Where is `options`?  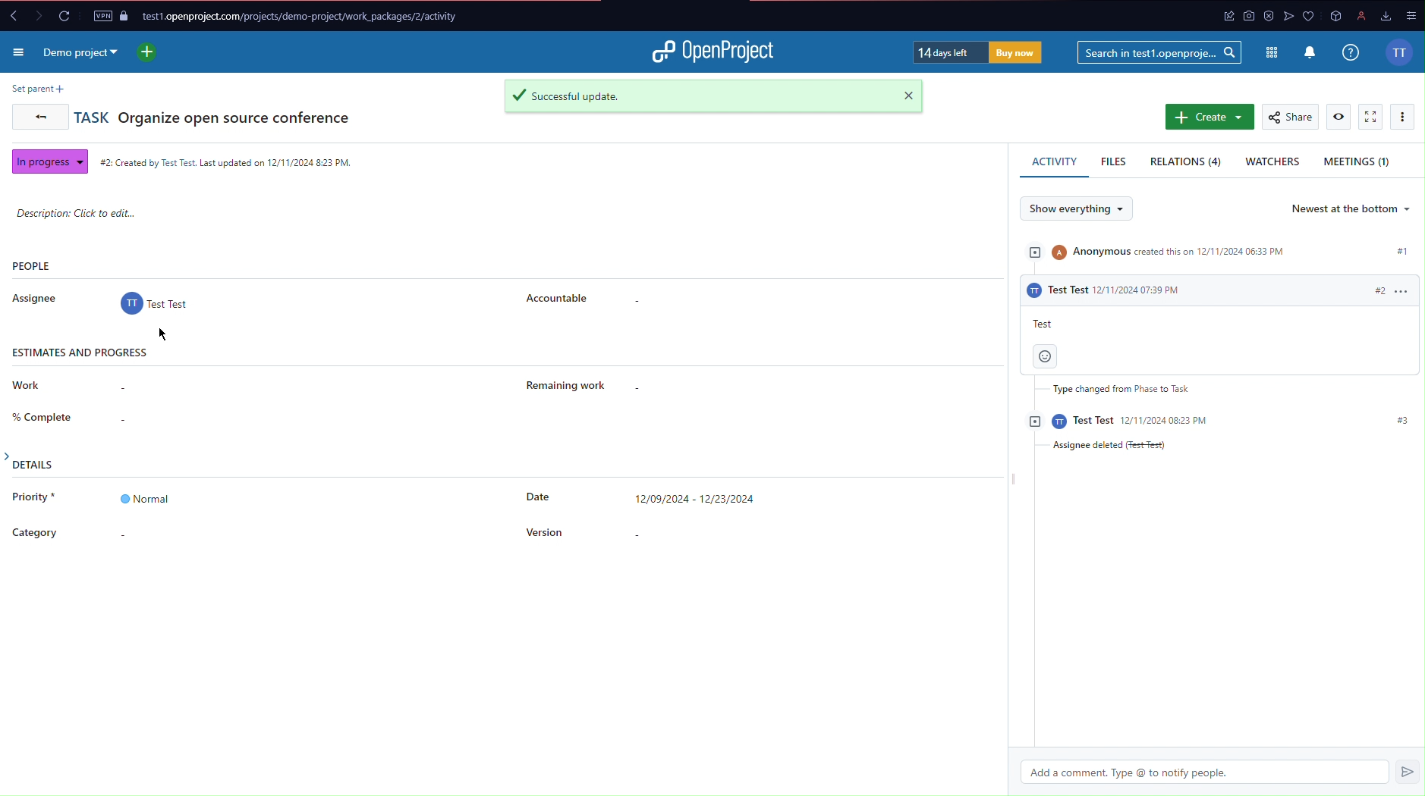
options is located at coordinates (1410, 14).